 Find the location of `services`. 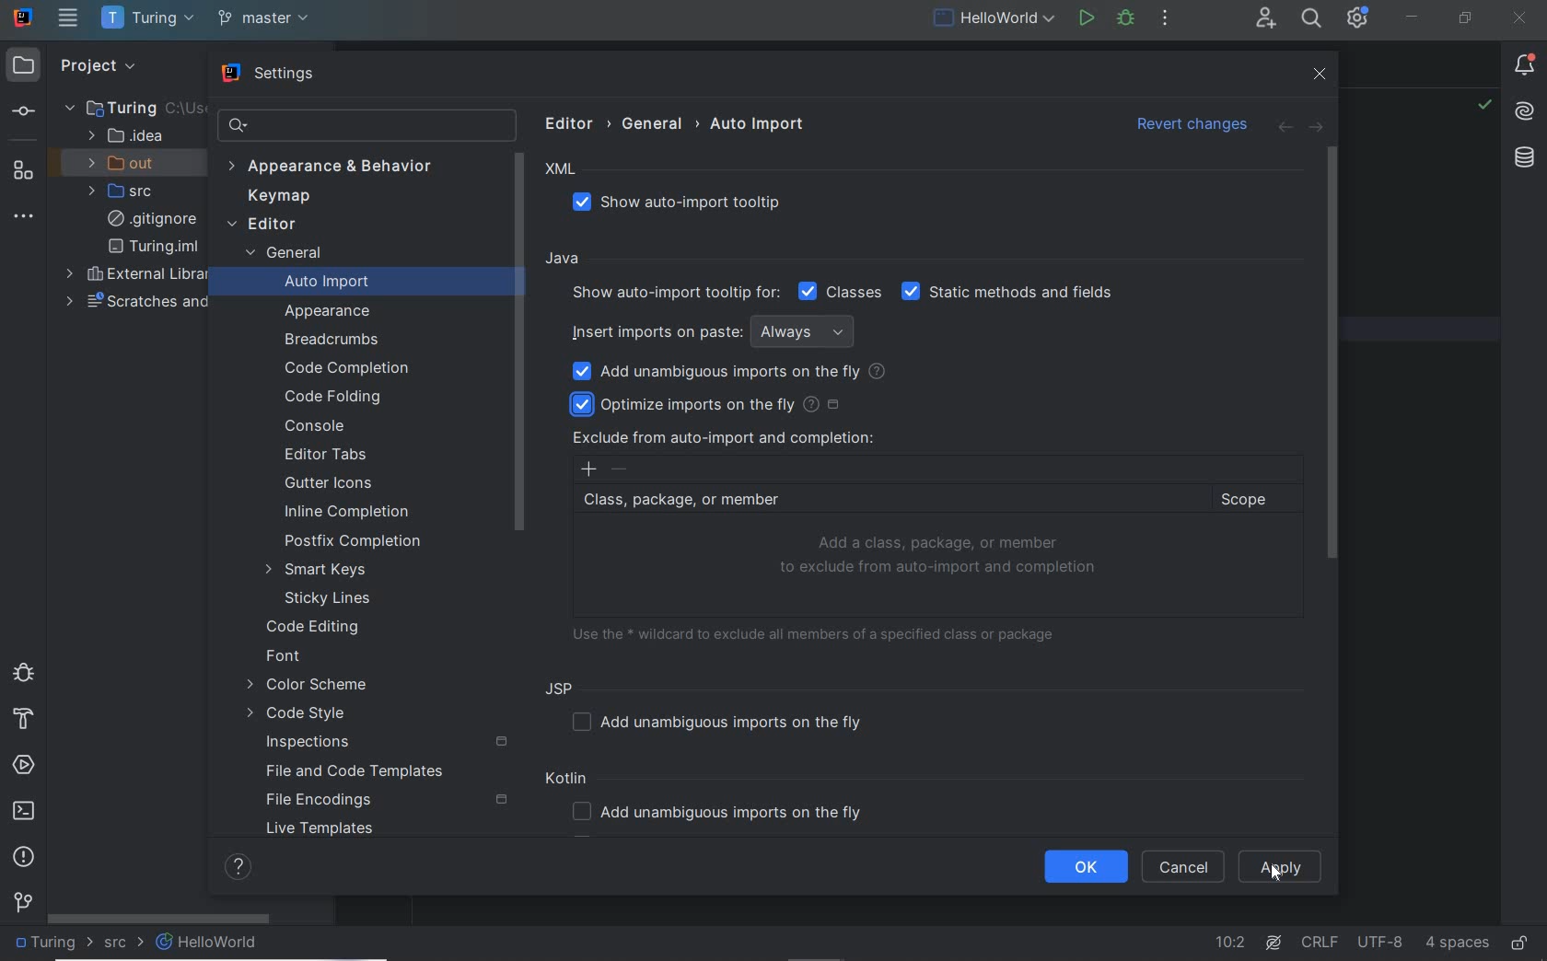

services is located at coordinates (26, 766).